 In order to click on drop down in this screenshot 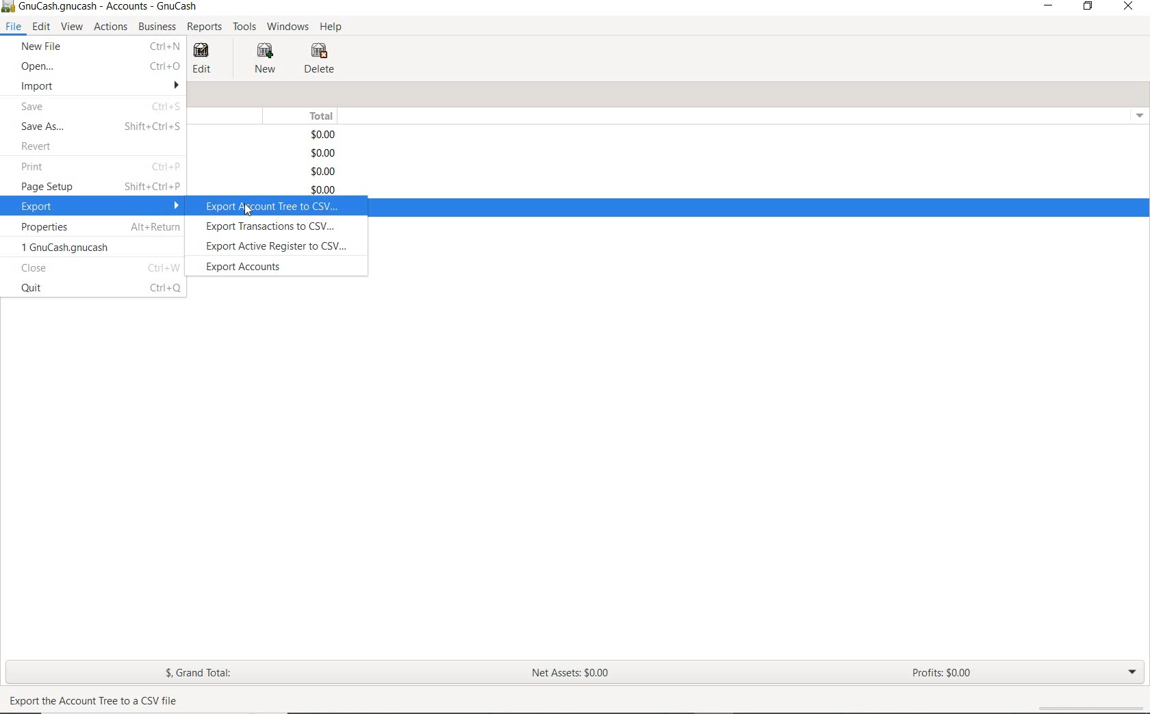, I will do `click(1141, 115)`.